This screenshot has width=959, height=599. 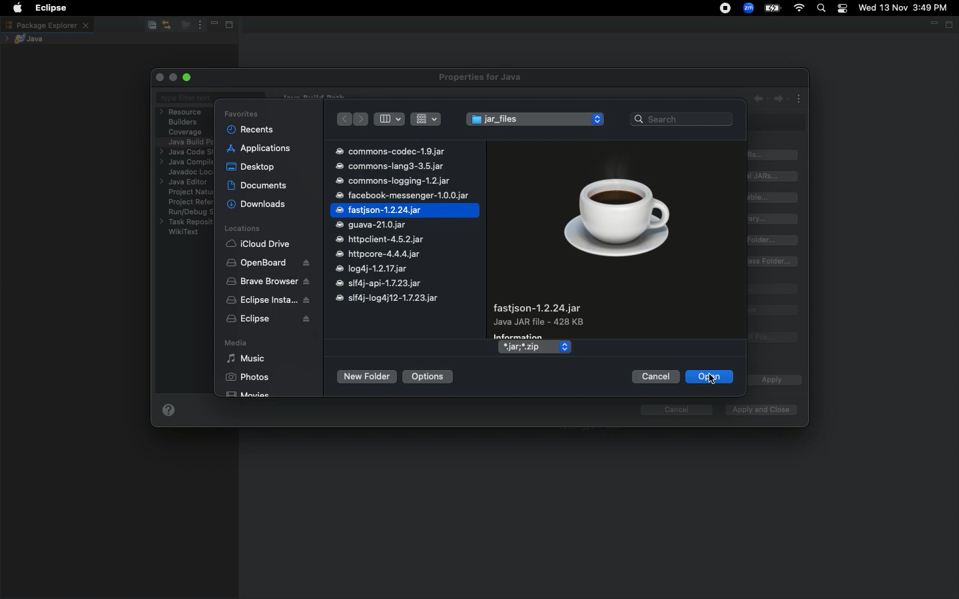 I want to click on increase/decrease arrows, so click(x=564, y=347).